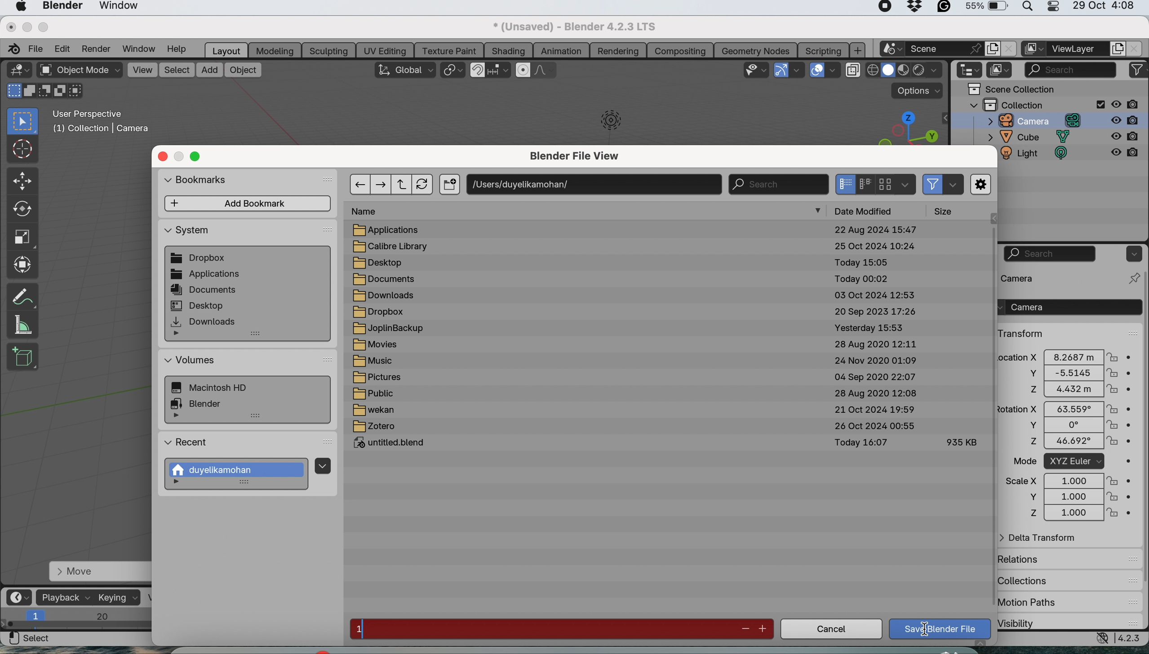 This screenshot has height=654, width=1149. What do you see at coordinates (106, 124) in the screenshot?
I see `User Perspective
(1) Collection | Camera` at bounding box center [106, 124].